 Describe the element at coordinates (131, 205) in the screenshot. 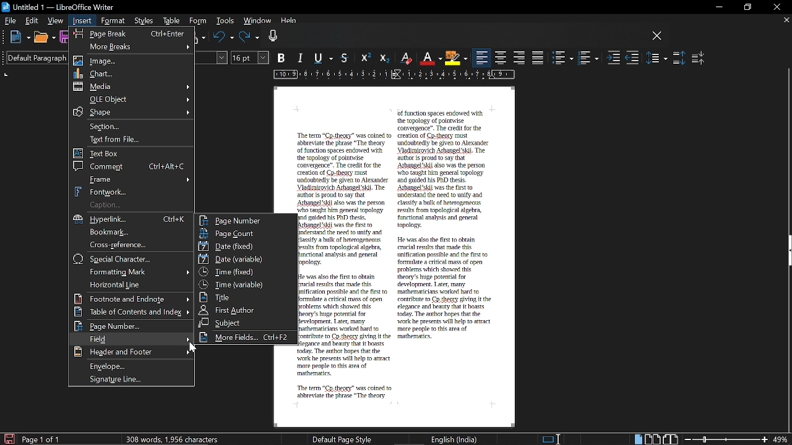

I see `Caption` at that location.